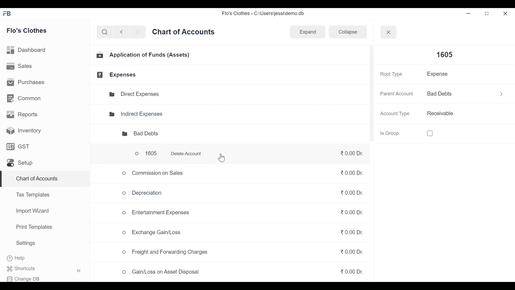 The height and width of the screenshot is (290, 515). Describe the element at coordinates (153, 233) in the screenshot. I see `Exchange Gain/Loss` at that location.